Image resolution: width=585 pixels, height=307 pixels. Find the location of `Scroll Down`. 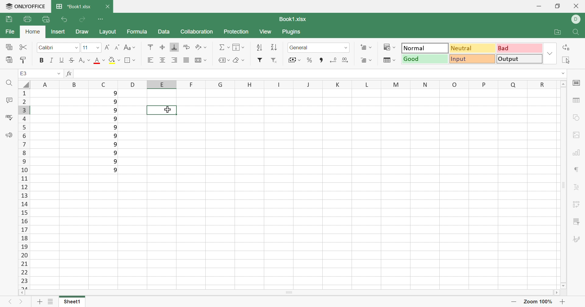

Scroll Down is located at coordinates (563, 285).